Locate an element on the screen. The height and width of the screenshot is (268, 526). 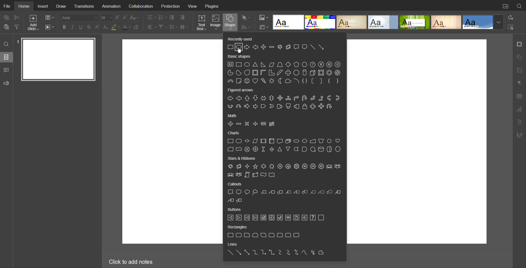
Math is located at coordinates (256, 120).